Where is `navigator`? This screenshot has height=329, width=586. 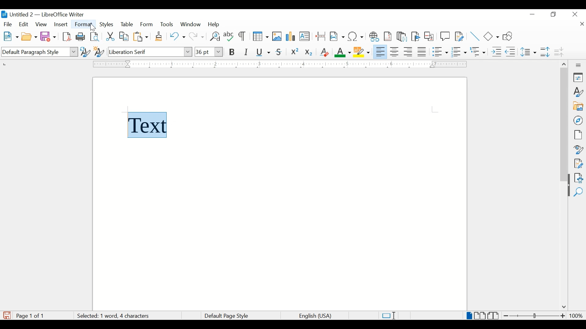 navigator is located at coordinates (579, 120).